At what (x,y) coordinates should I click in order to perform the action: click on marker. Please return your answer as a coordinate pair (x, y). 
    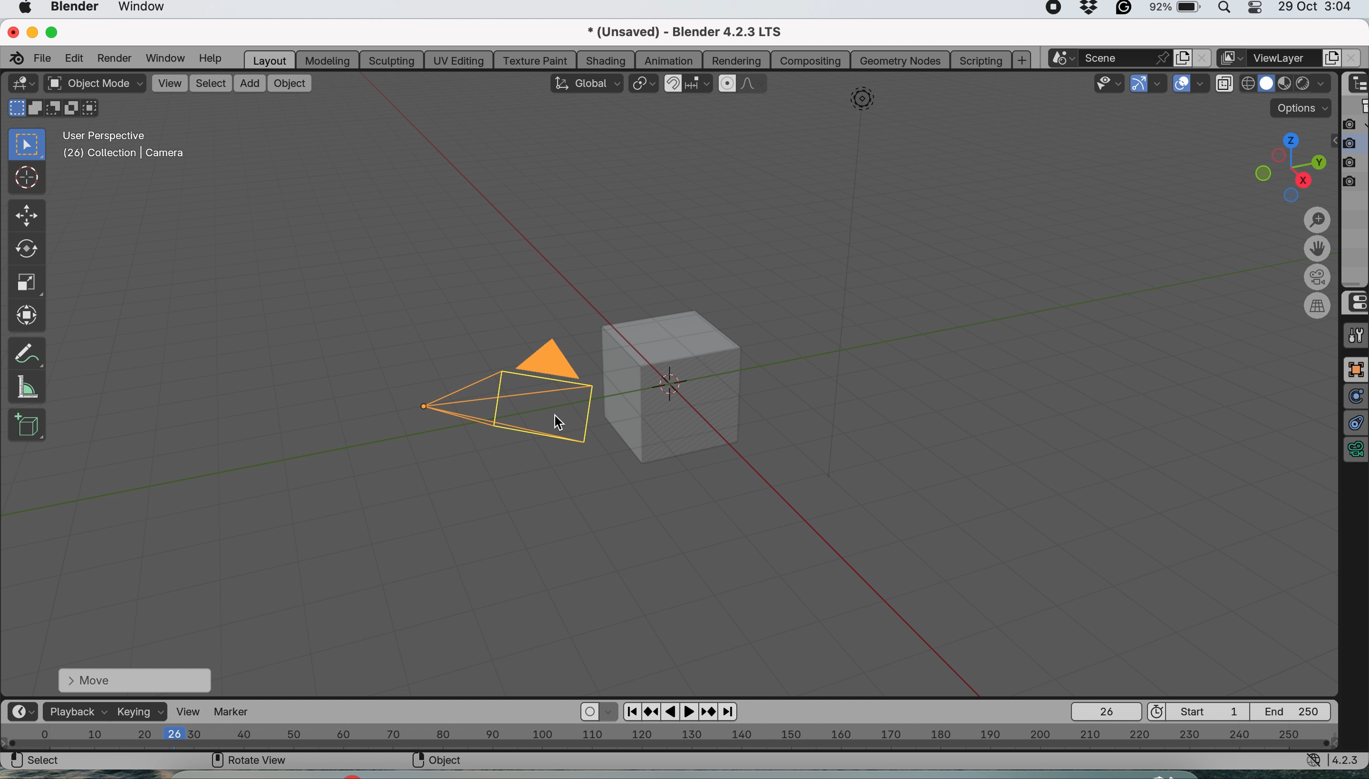
    Looking at the image, I should click on (237, 712).